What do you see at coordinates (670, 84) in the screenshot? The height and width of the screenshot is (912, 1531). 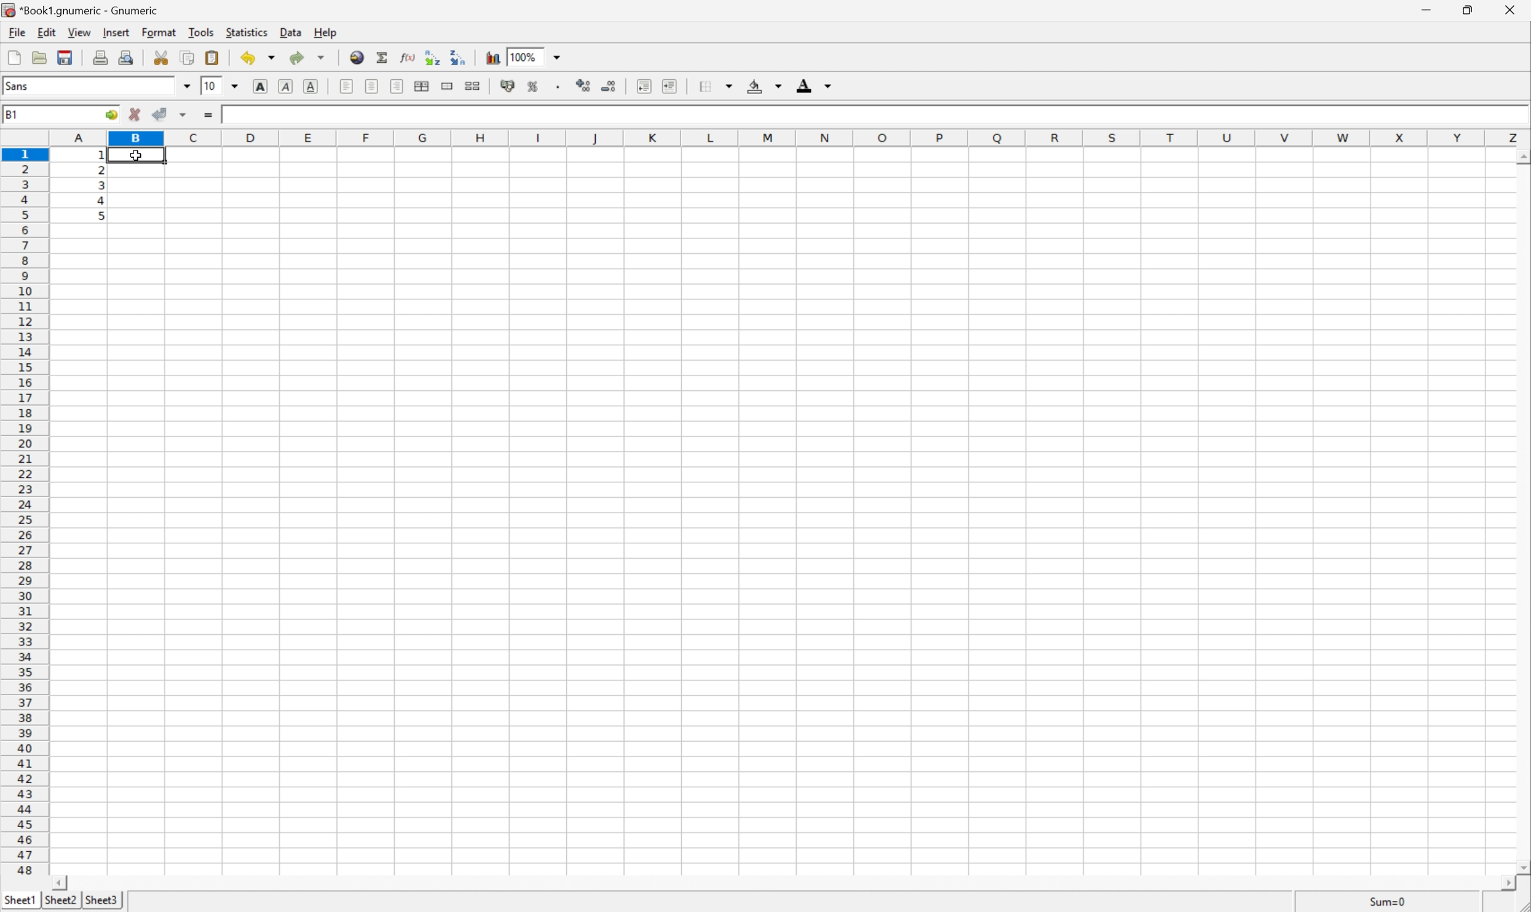 I see `Increase indent, and align the contents to the left` at bounding box center [670, 84].